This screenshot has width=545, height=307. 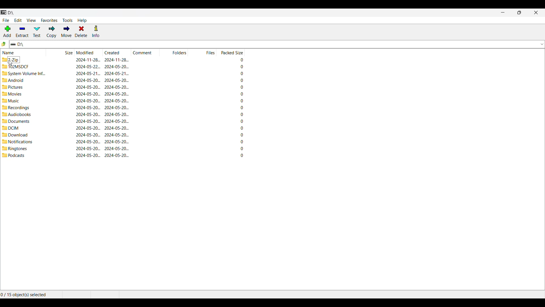 What do you see at coordinates (519, 13) in the screenshot?
I see `Show interface in a smaller tab` at bounding box center [519, 13].